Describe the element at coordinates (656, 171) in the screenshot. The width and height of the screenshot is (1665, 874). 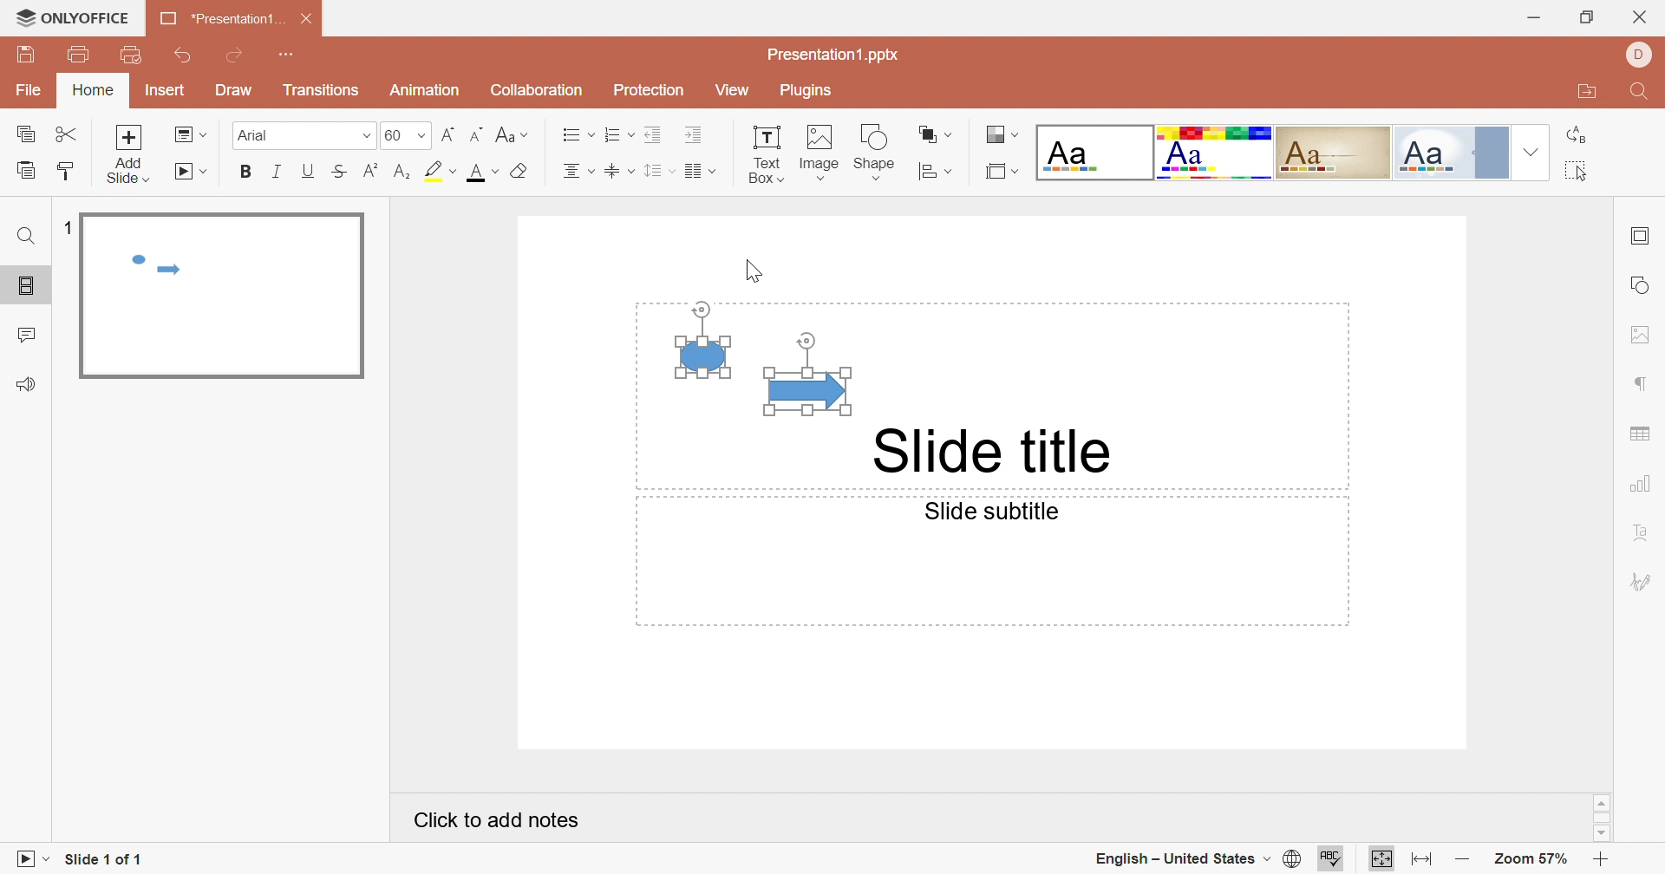
I see `Line spacing` at that location.